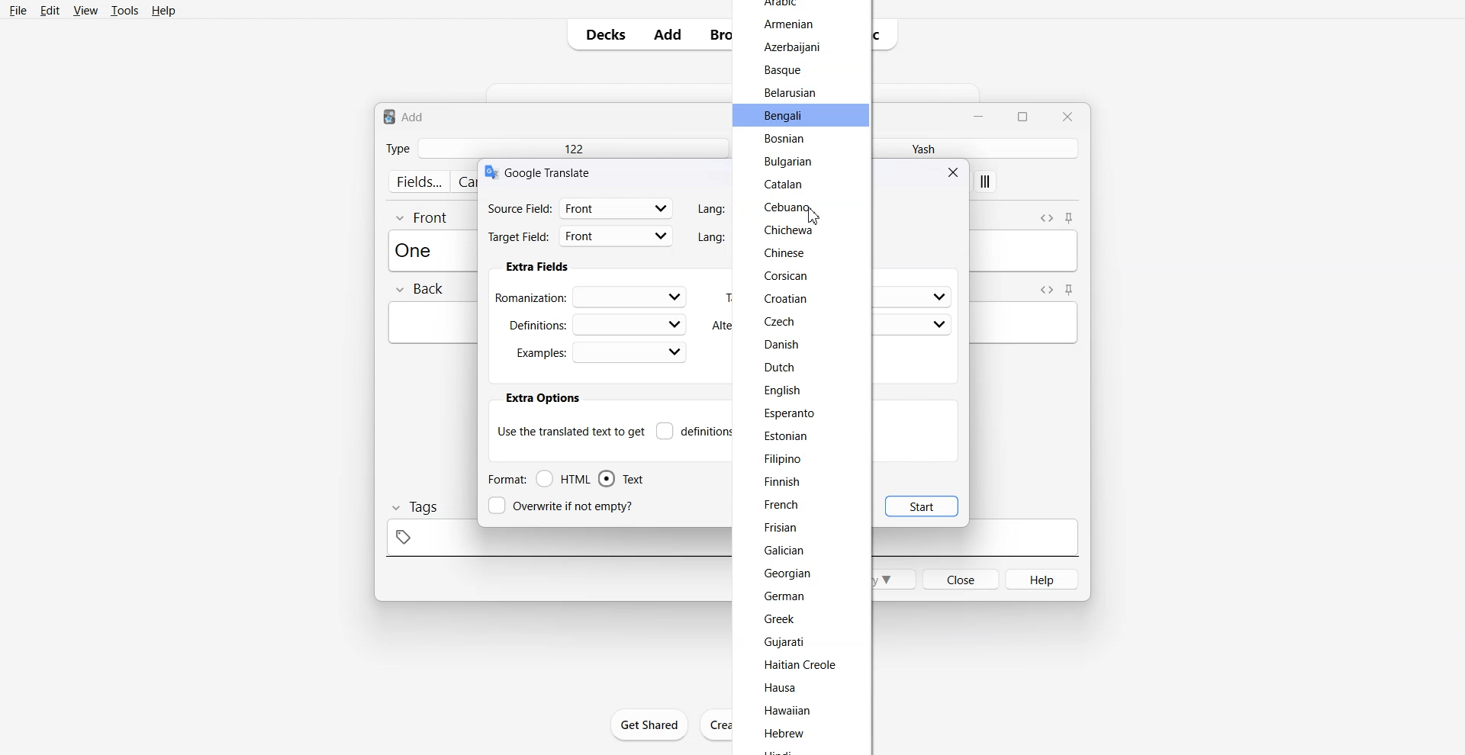 The image size is (1465, 755). I want to click on Hausa, so click(786, 688).